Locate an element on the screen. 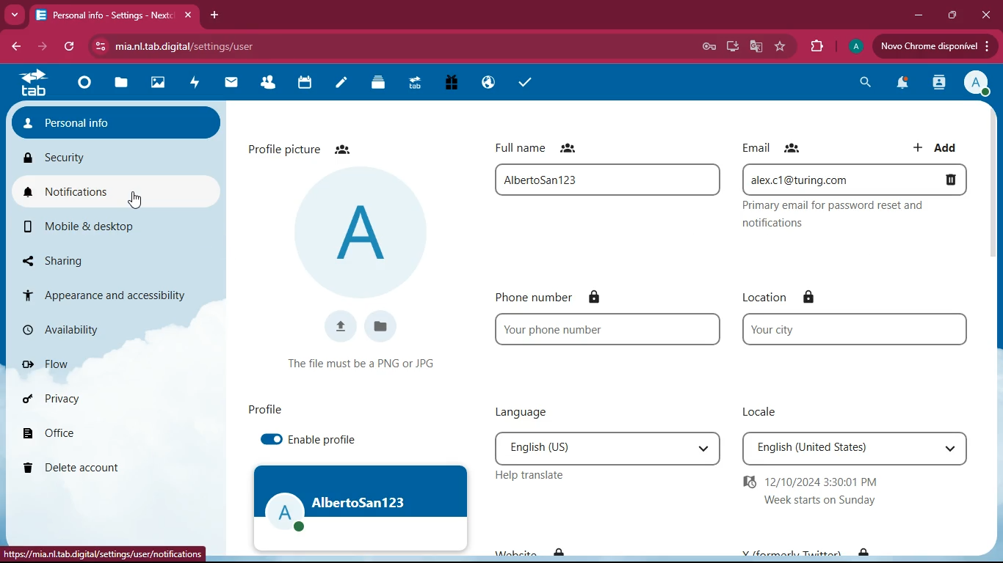  extensions is located at coordinates (817, 45).